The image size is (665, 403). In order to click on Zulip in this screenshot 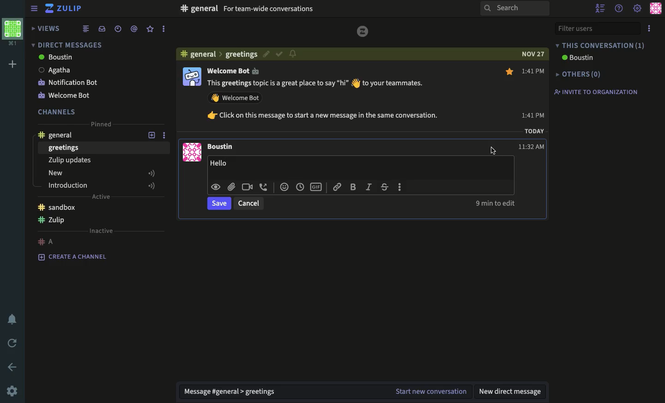, I will do `click(363, 31)`.